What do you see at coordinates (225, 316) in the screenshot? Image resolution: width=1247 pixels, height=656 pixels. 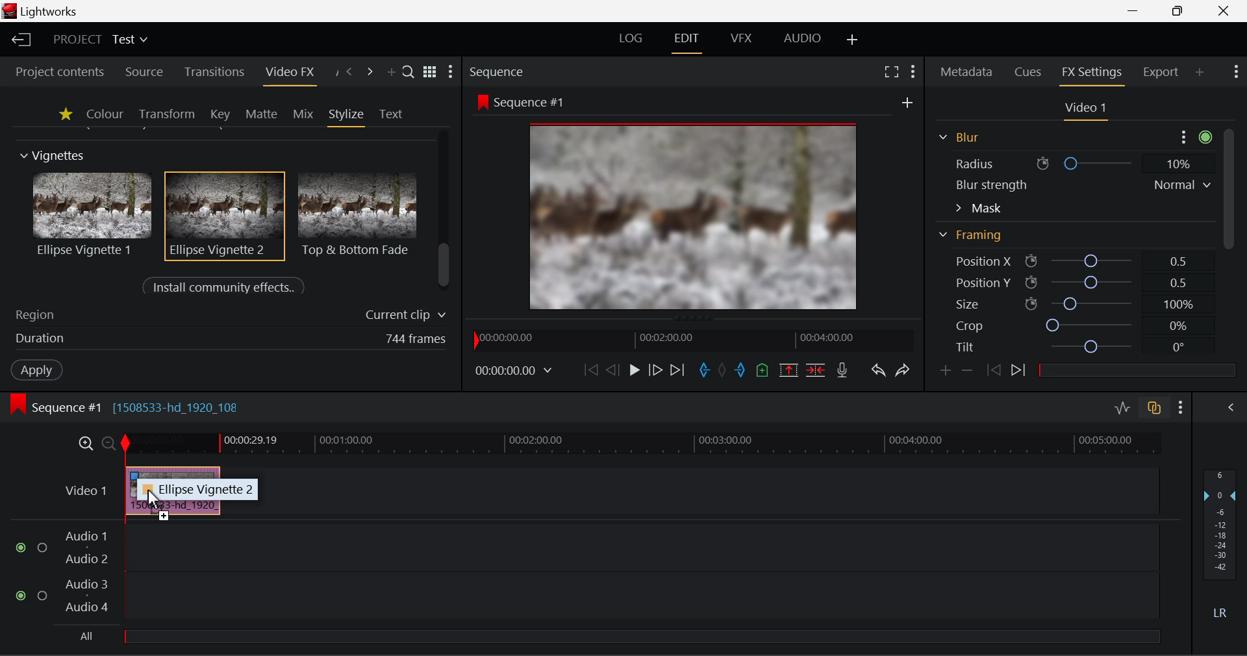 I see `Region of Effect` at bounding box center [225, 316].